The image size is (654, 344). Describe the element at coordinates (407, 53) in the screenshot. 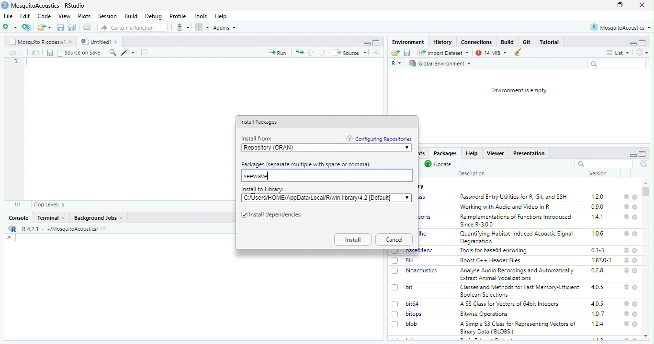

I see `save` at that location.